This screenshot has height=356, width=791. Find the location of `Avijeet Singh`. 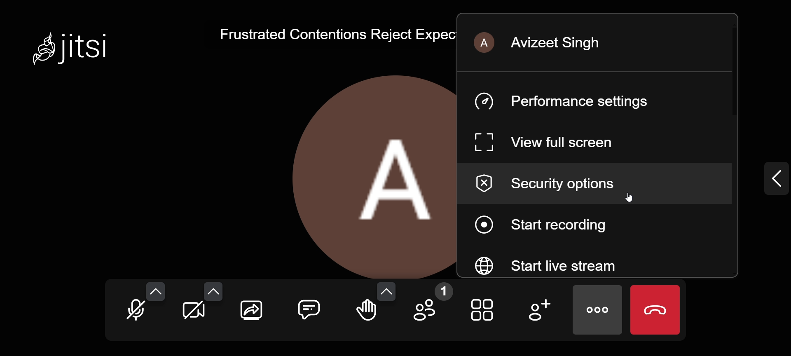

Avijeet Singh is located at coordinates (544, 44).